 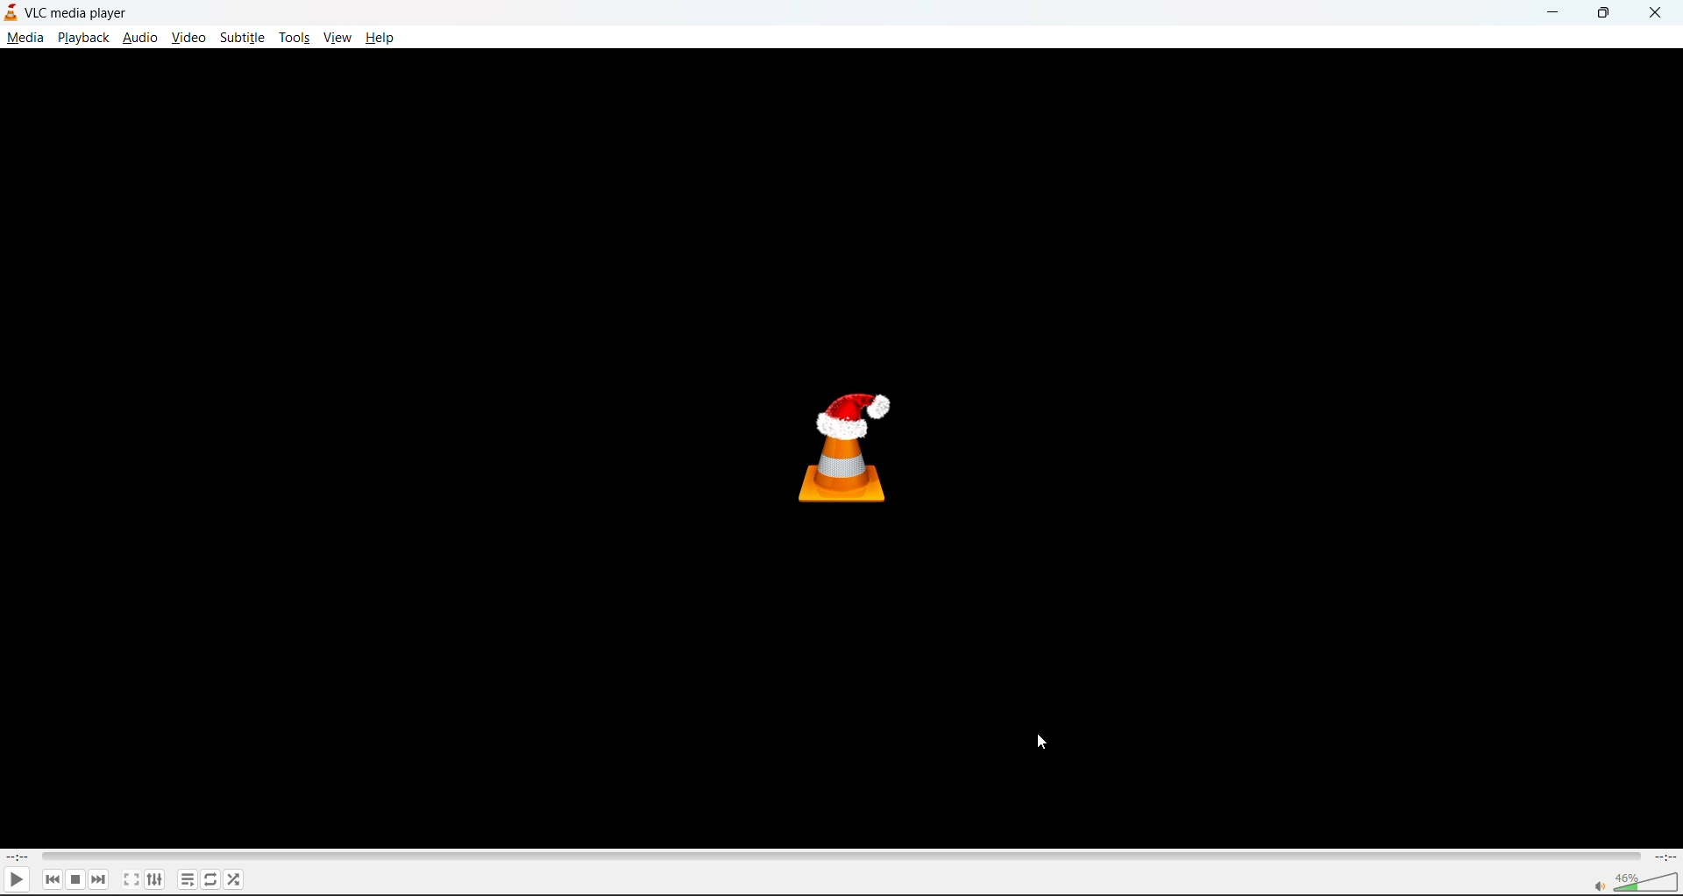 I want to click on settings, so click(x=153, y=878).